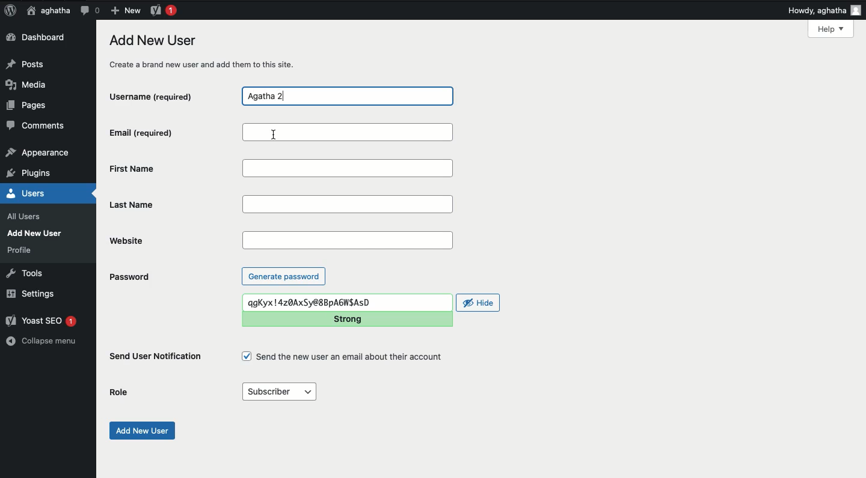  Describe the element at coordinates (162, 10) in the screenshot. I see `Yoast` at that location.